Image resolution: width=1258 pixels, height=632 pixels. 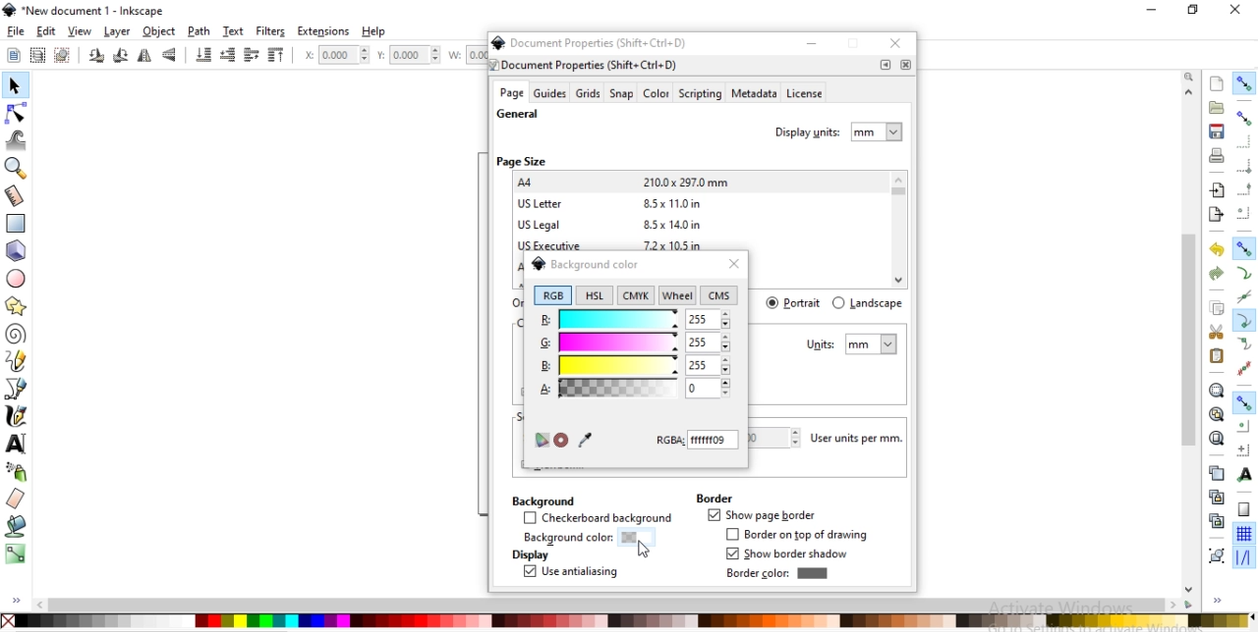 What do you see at coordinates (1244, 558) in the screenshot?
I see `snap guide` at bounding box center [1244, 558].